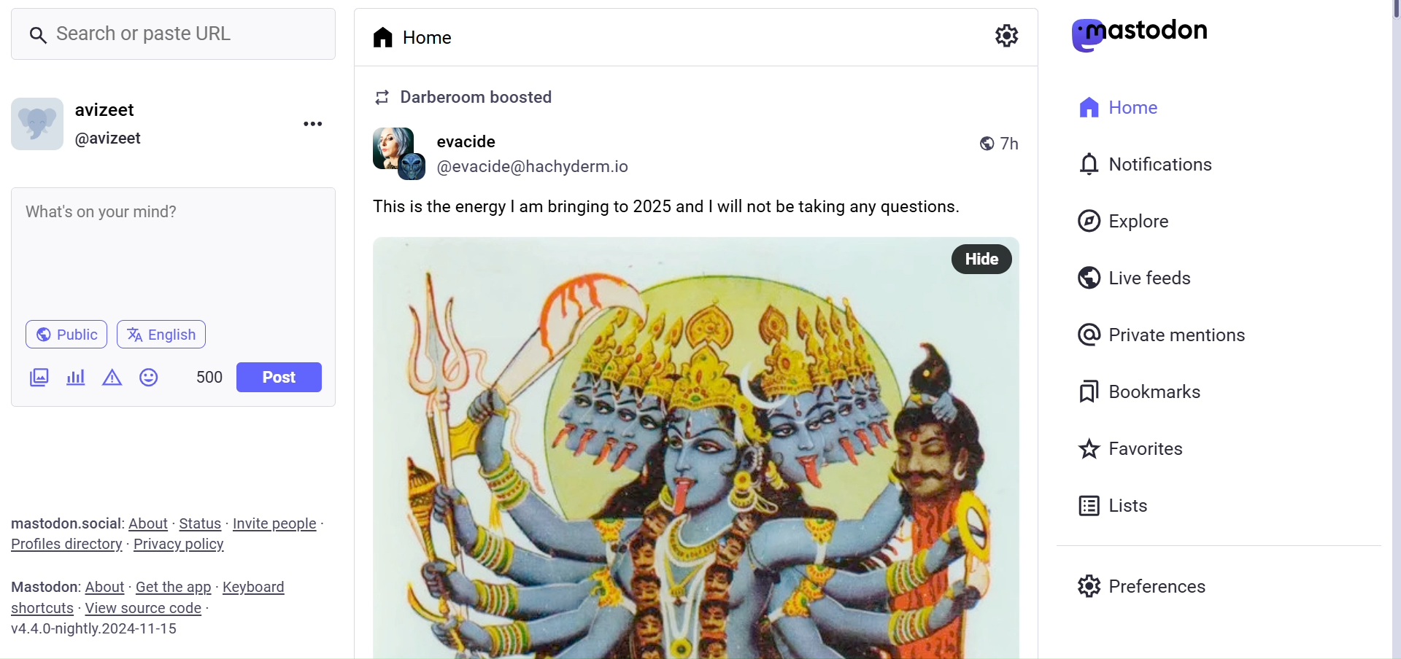 The image size is (1401, 659). Describe the element at coordinates (1139, 393) in the screenshot. I see `Bookmarks` at that location.